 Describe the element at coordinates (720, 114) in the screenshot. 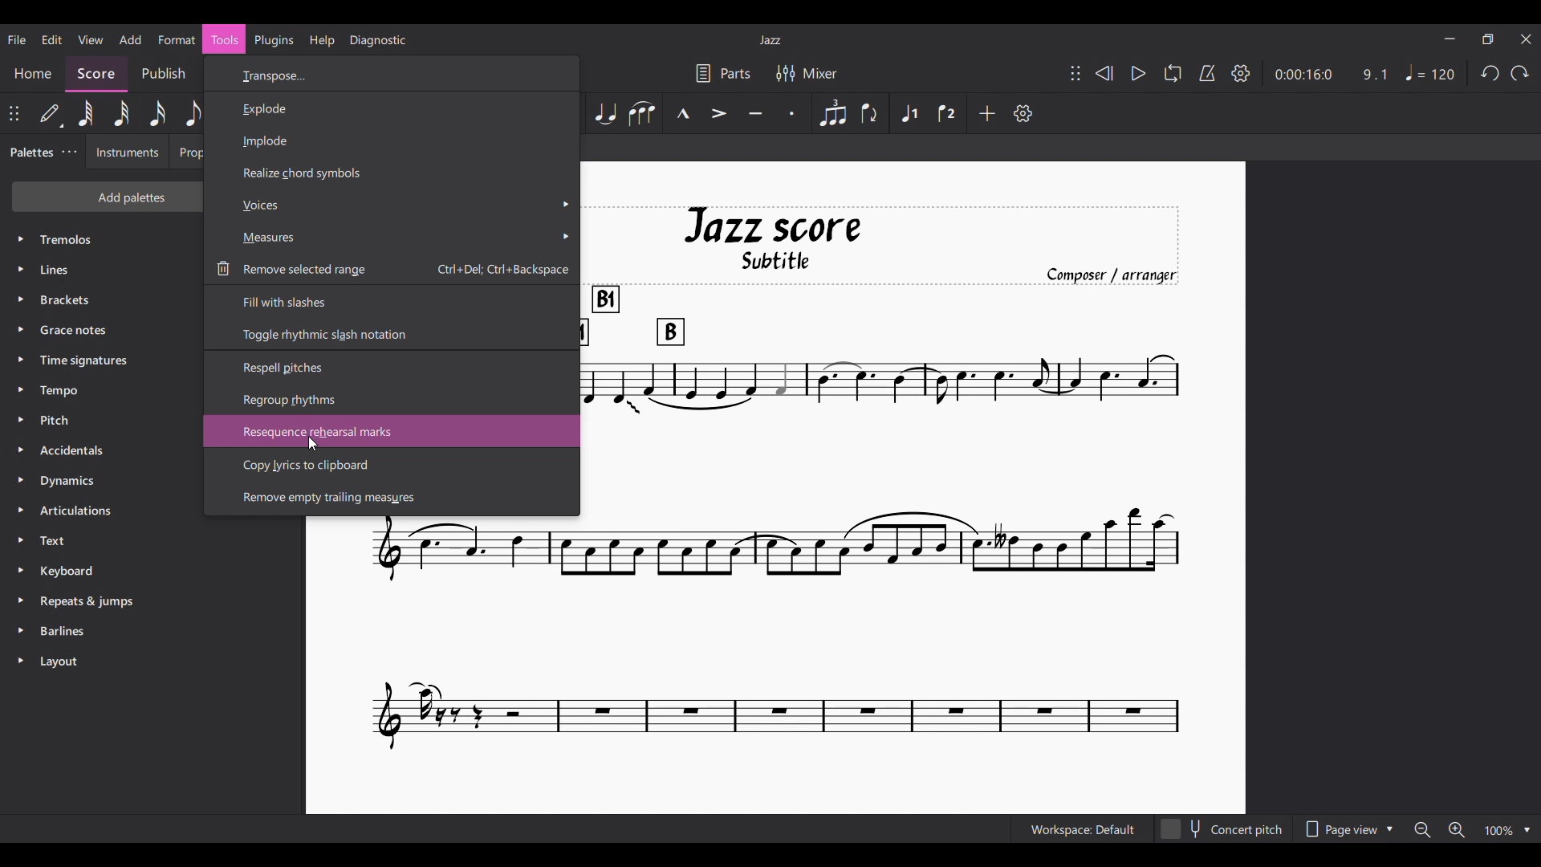

I see `Accent` at that location.